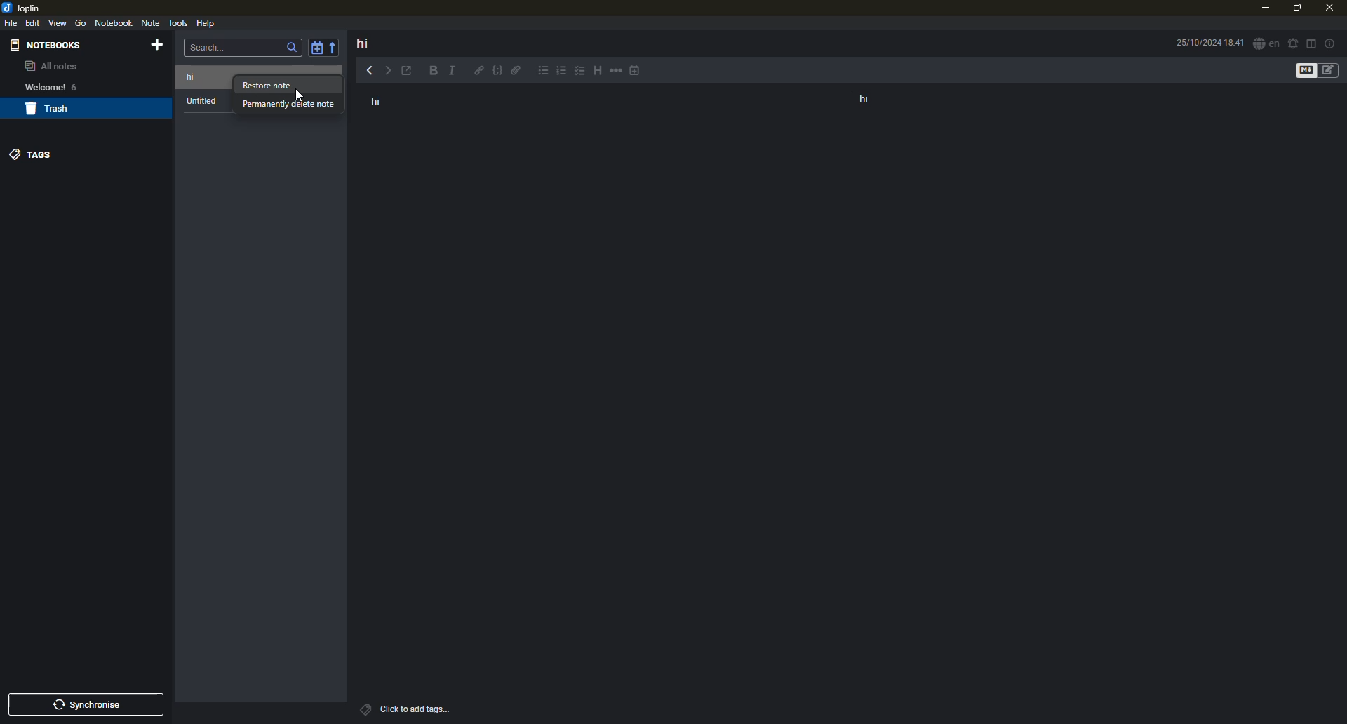  What do you see at coordinates (81, 23) in the screenshot?
I see `go` at bounding box center [81, 23].